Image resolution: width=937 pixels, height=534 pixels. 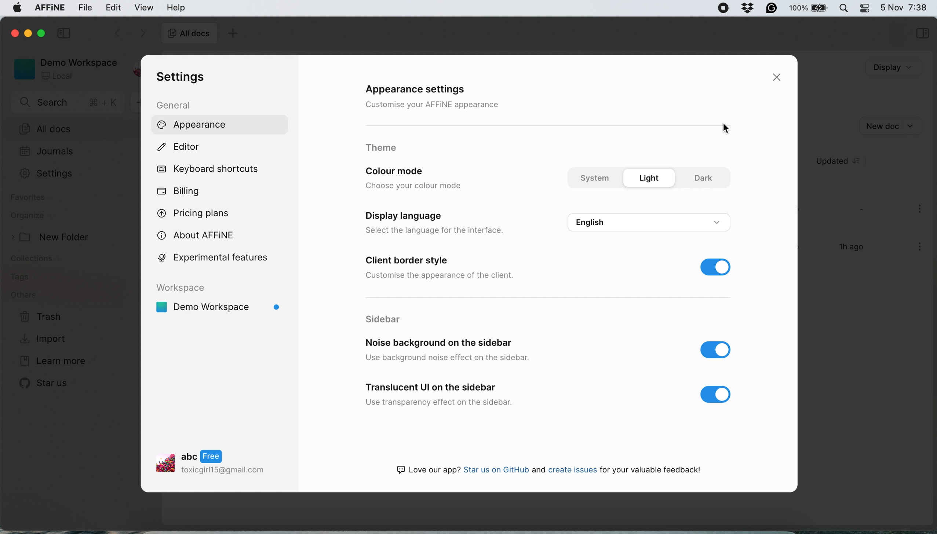 I want to click on collections, so click(x=46, y=258).